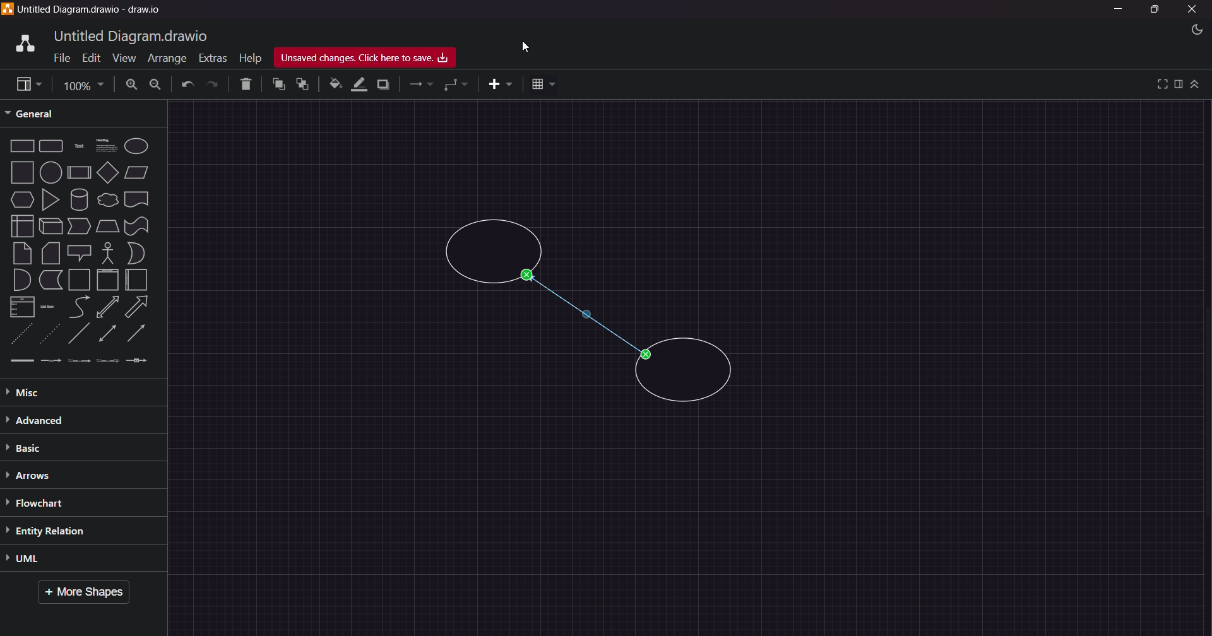 Image resolution: width=1212 pixels, height=636 pixels. I want to click on Basic, so click(34, 448).